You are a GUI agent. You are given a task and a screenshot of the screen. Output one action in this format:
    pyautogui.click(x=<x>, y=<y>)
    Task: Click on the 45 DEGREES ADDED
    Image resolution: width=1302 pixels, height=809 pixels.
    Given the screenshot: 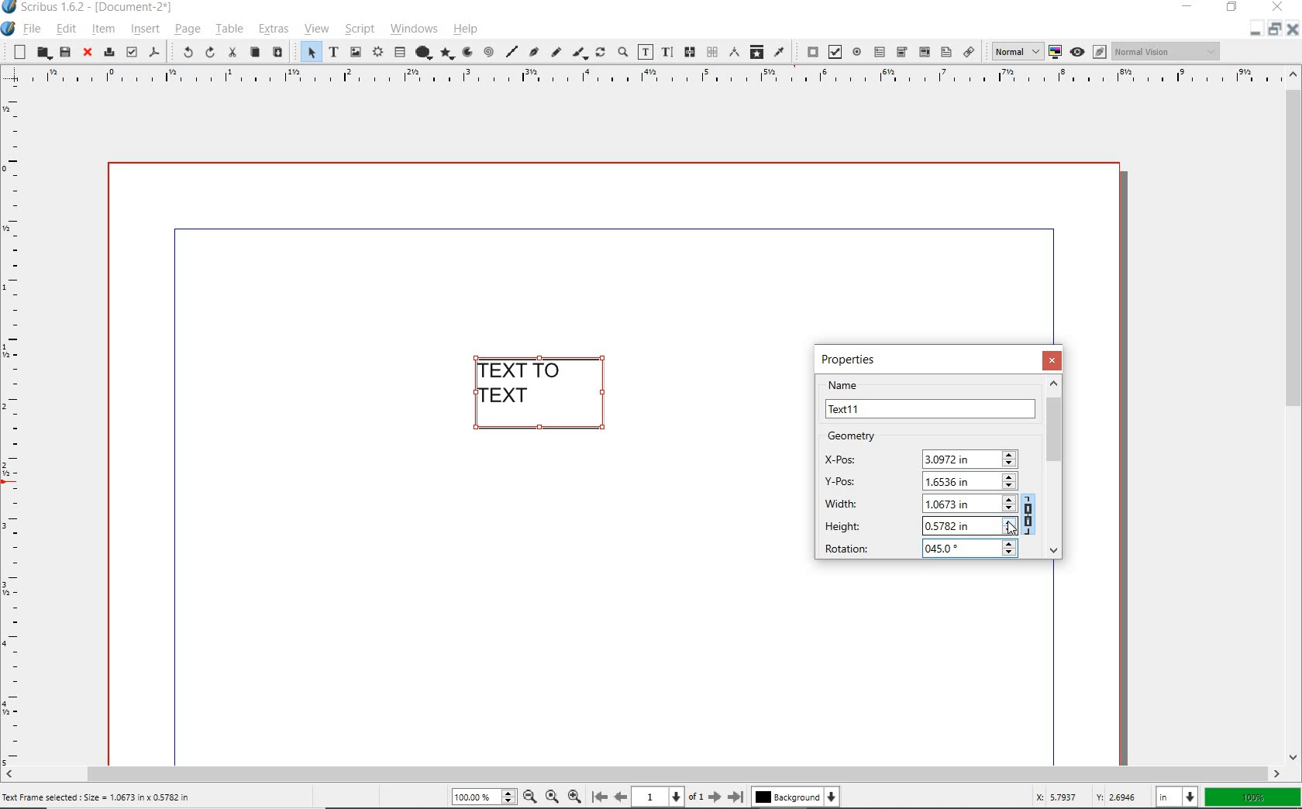 What is the action you would take?
    pyautogui.click(x=946, y=549)
    